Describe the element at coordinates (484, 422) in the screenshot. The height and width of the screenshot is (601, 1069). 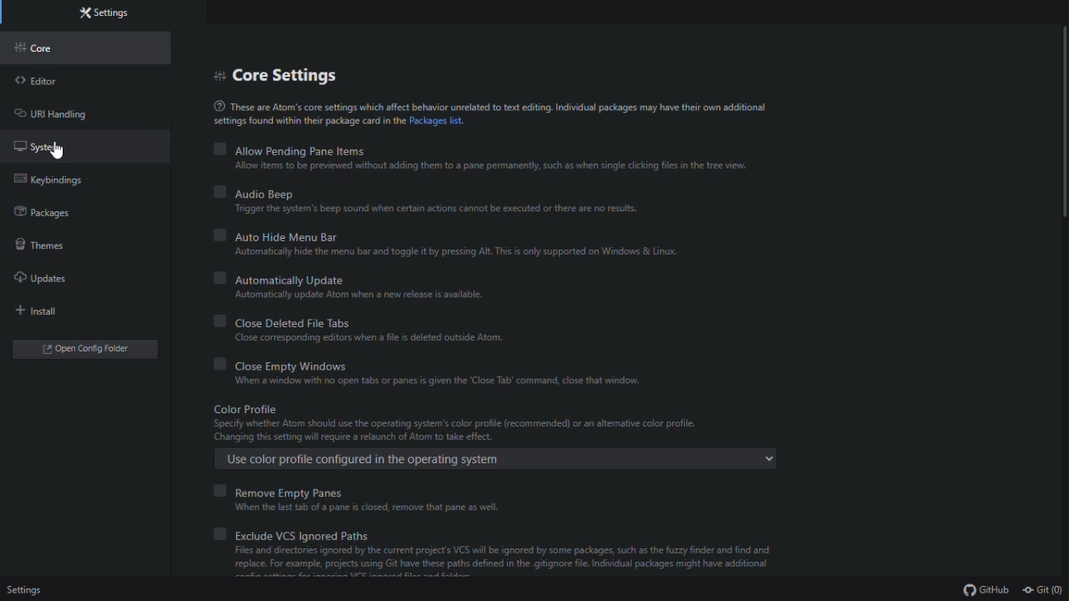
I see `Color Profile Specify whether Atom should use the operating system’ color profile (recommended) or an alternative color profile Changing this setting will require a relaunch of Atom o take effect.` at that location.